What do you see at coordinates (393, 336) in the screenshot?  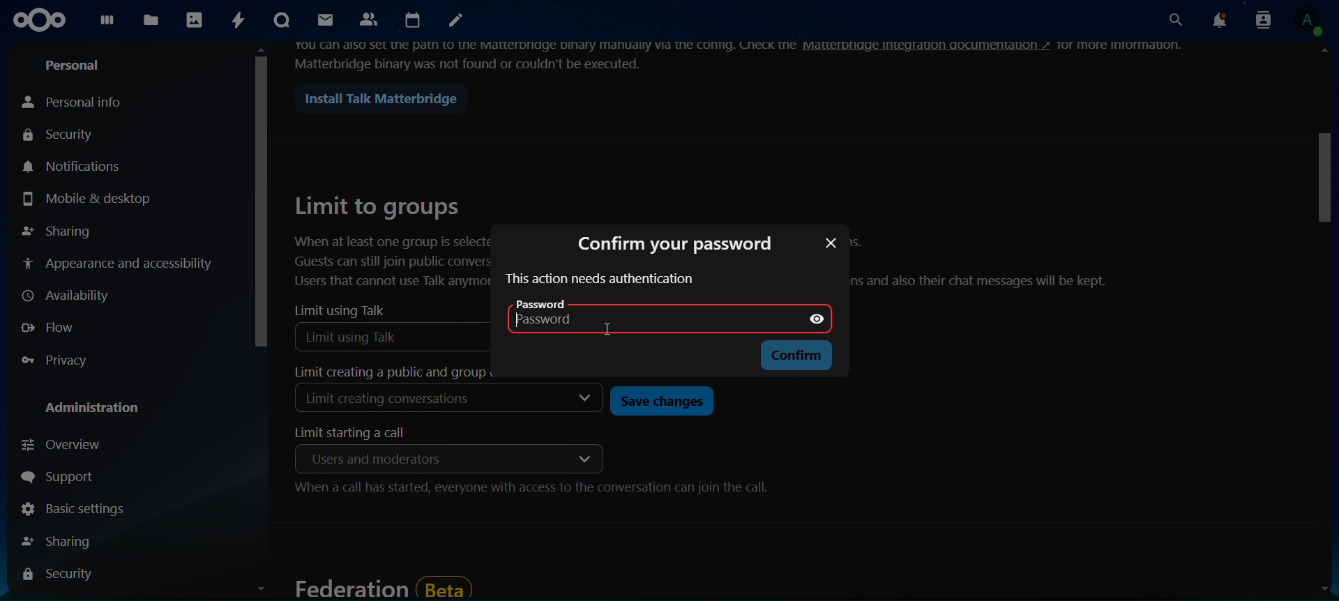 I see `Limit using Talk selected` at bounding box center [393, 336].